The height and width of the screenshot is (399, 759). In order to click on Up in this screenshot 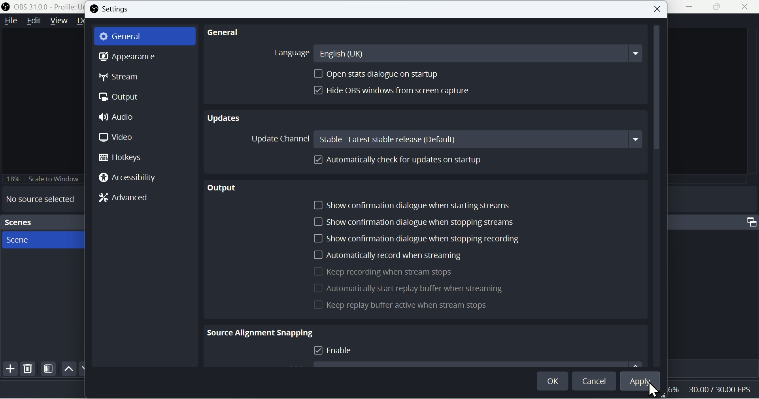, I will do `click(69, 370)`.